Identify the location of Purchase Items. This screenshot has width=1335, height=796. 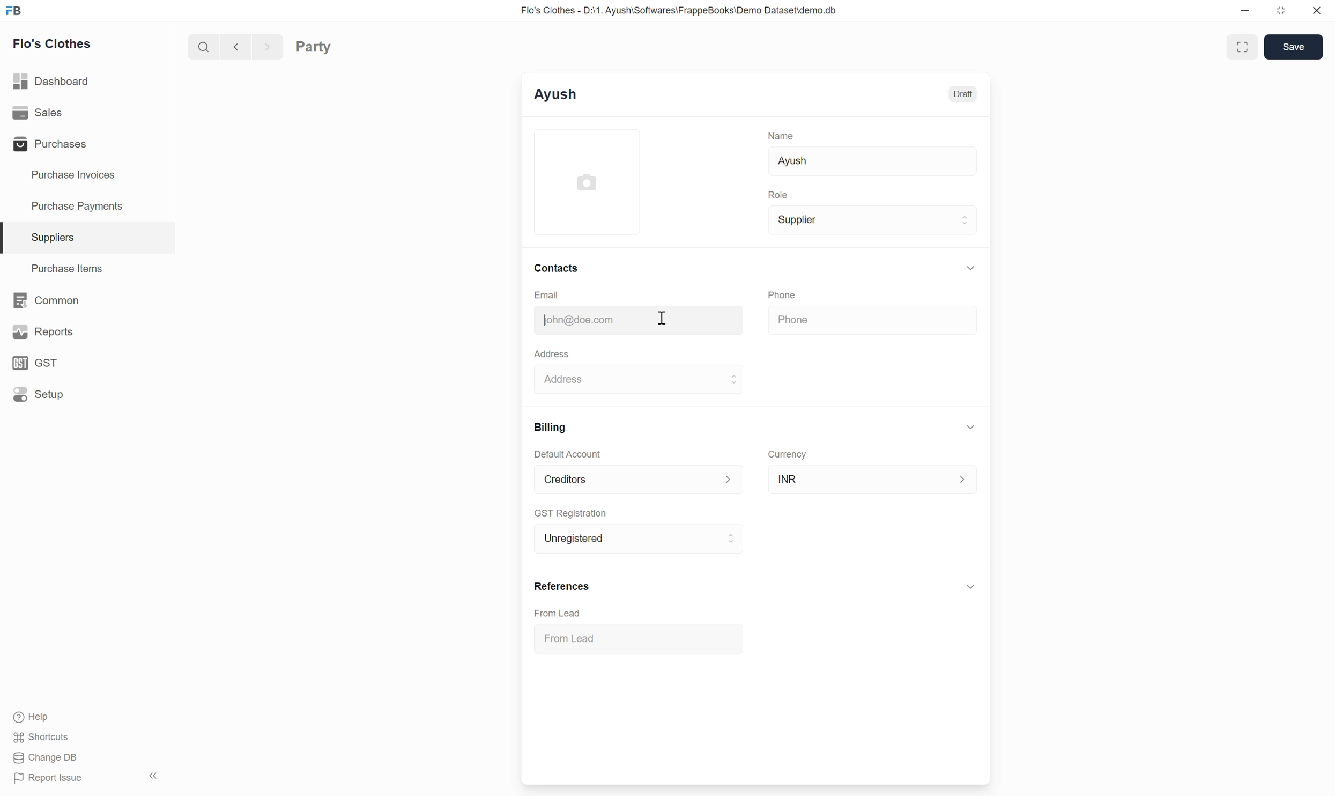
(87, 269).